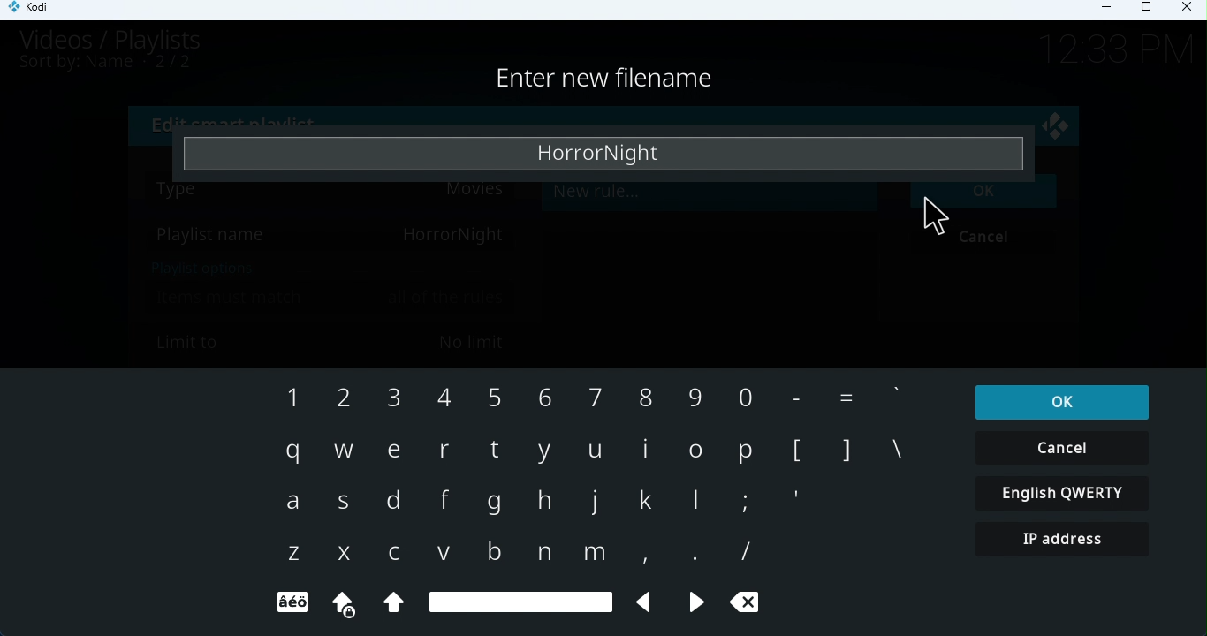  Describe the element at coordinates (1069, 541) in the screenshot. I see `IP address` at that location.